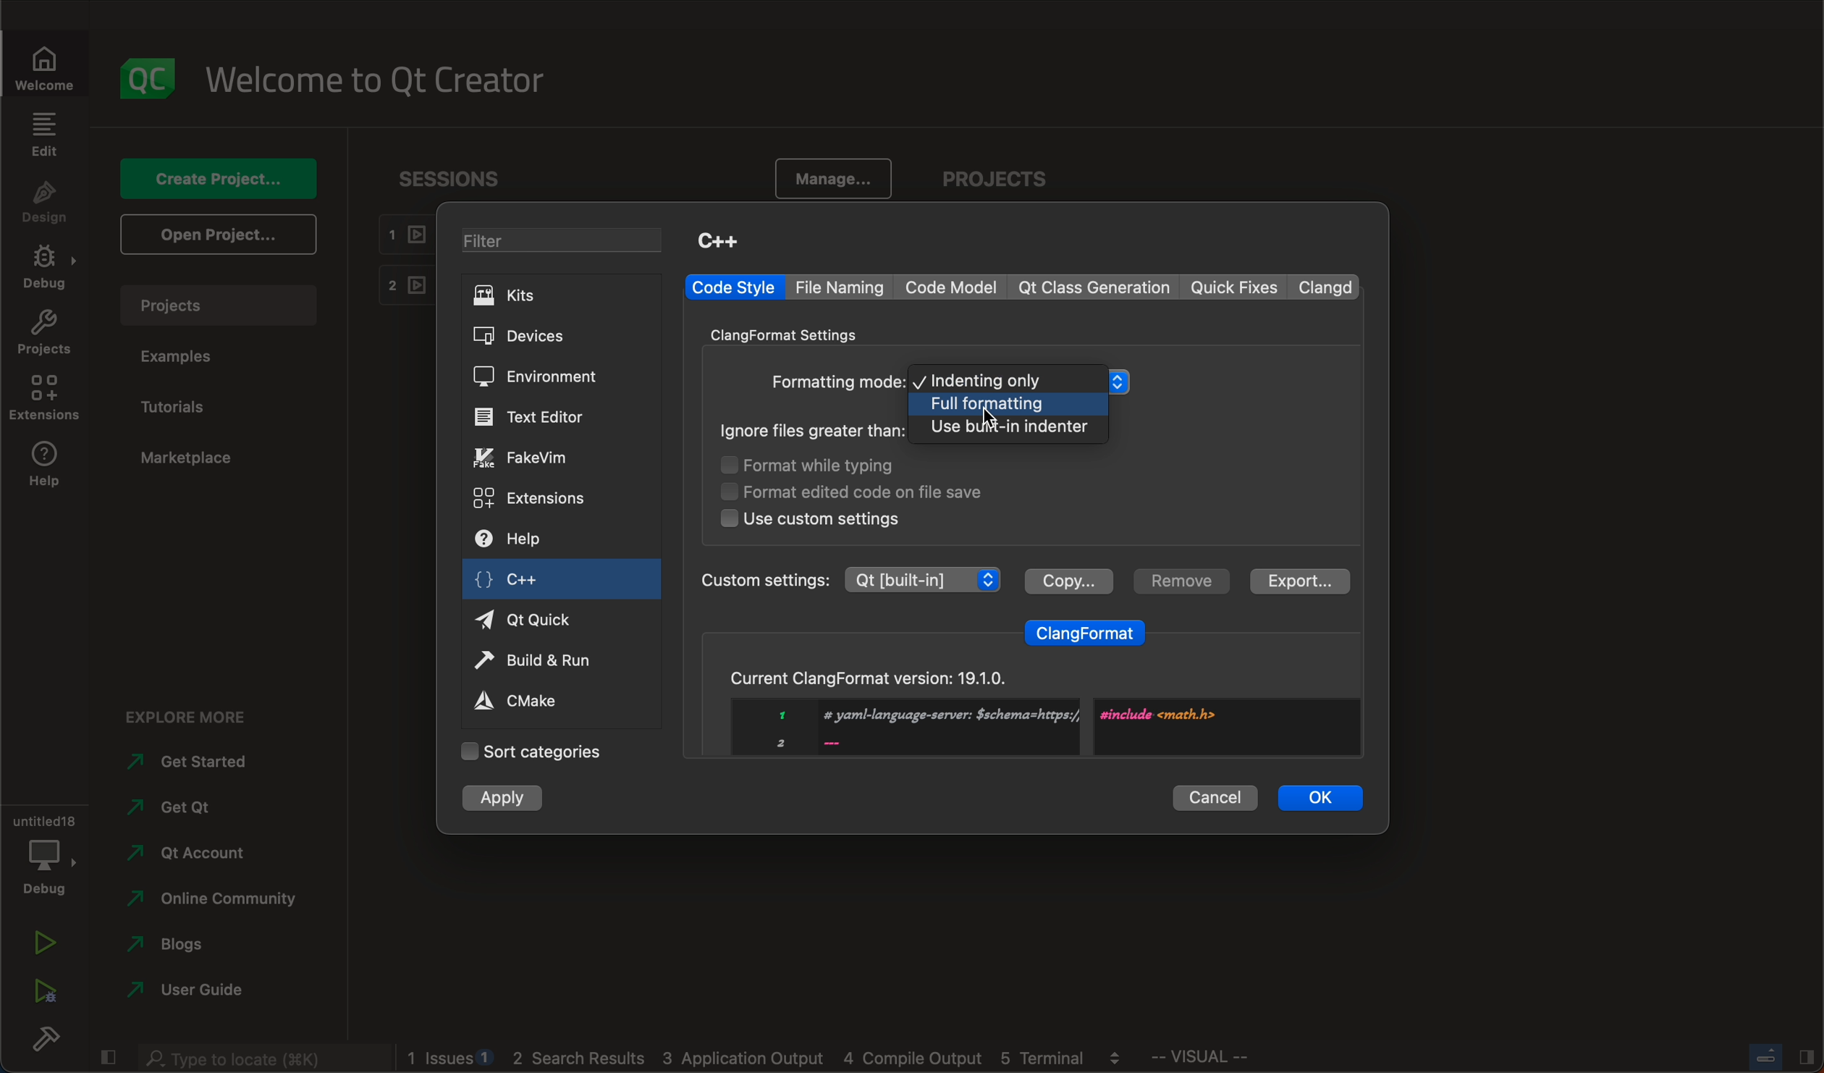 The image size is (1824, 1073). What do you see at coordinates (535, 376) in the screenshot?
I see `environment` at bounding box center [535, 376].